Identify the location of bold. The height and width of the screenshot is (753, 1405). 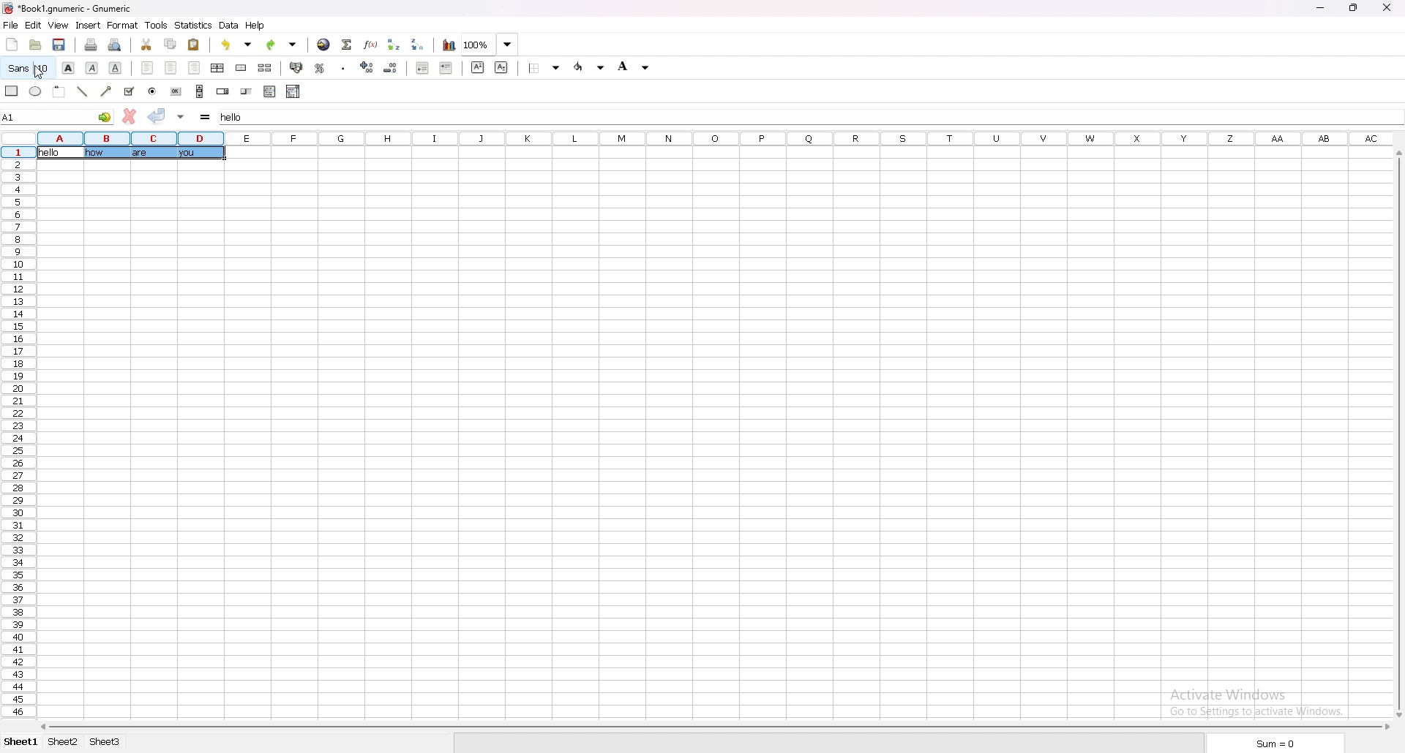
(68, 67).